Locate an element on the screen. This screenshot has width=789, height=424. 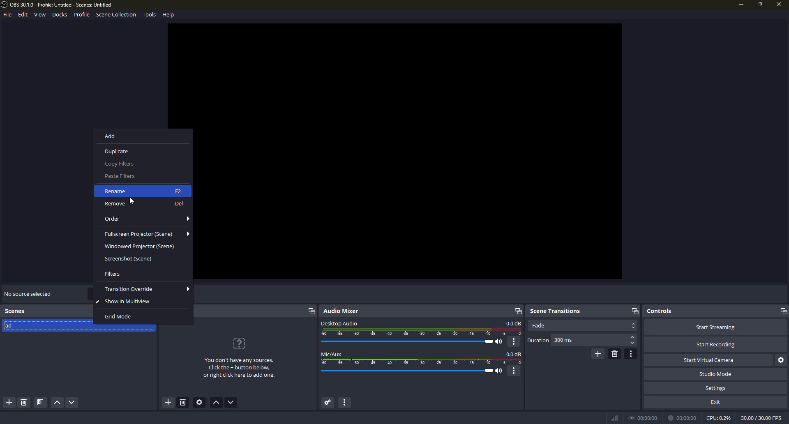
mute is located at coordinates (501, 342).